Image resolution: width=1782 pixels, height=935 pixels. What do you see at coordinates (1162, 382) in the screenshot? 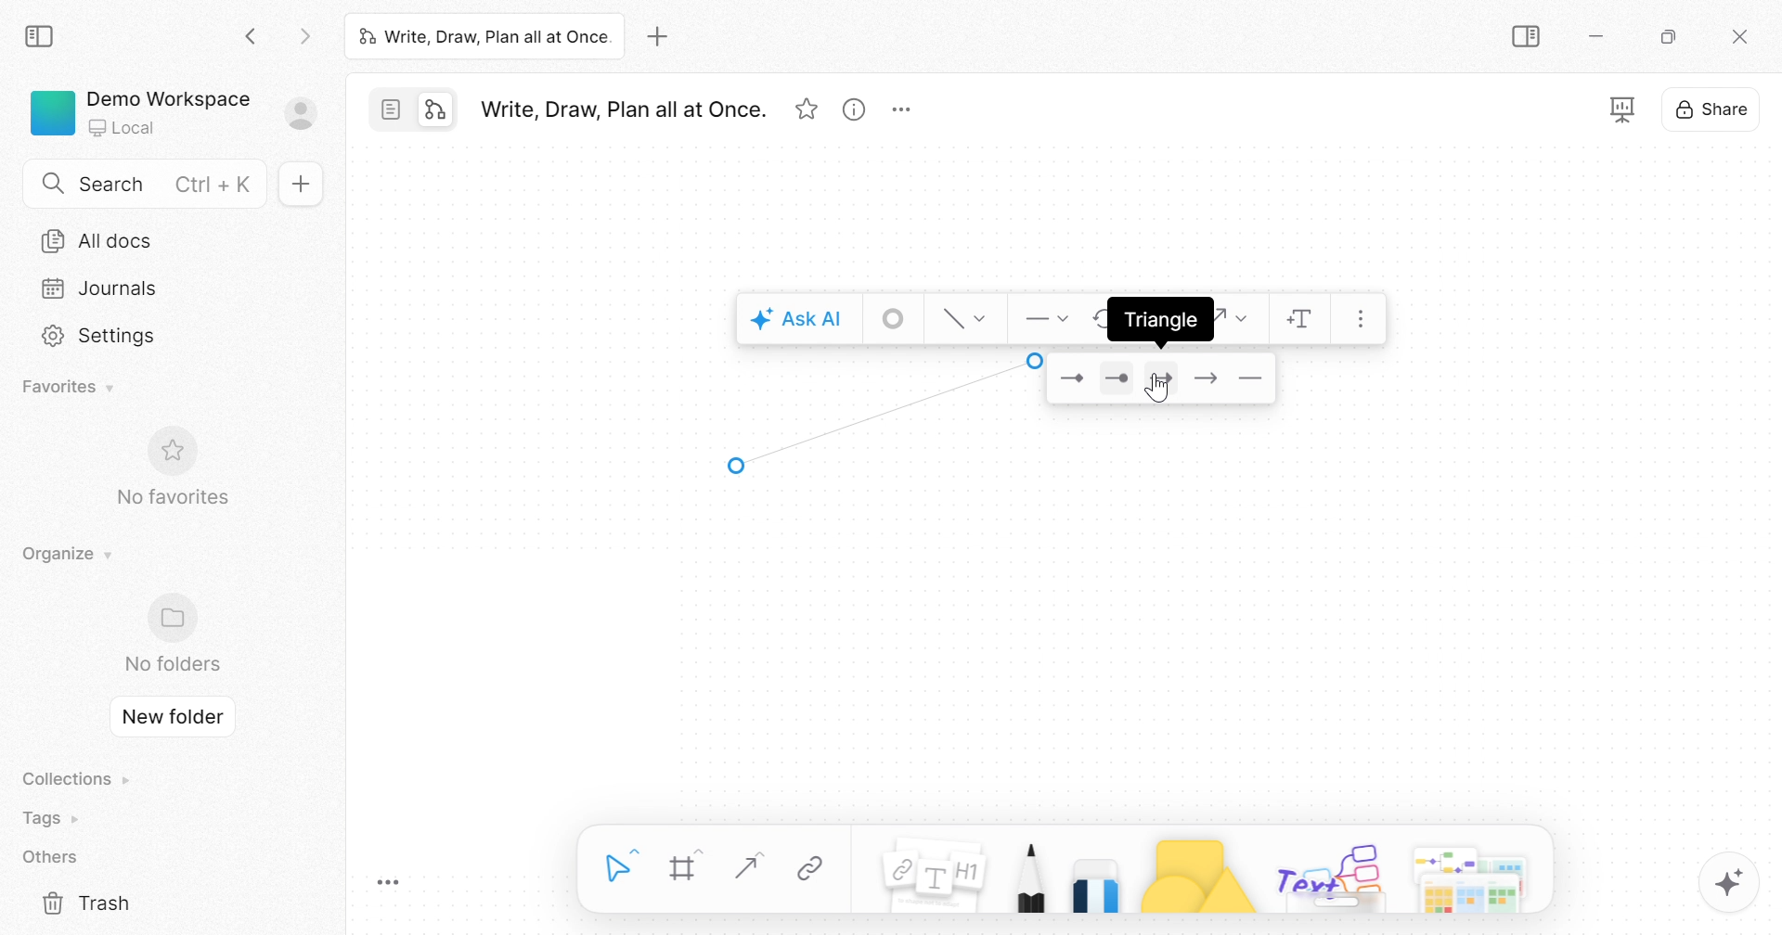
I see `Triangle` at bounding box center [1162, 382].